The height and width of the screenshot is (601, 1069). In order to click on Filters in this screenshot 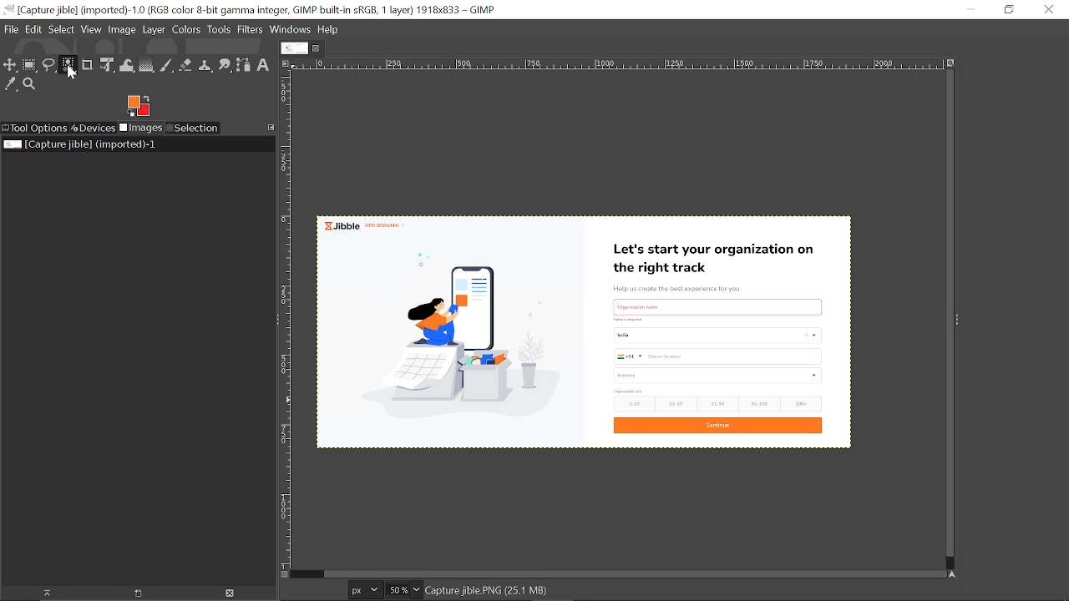, I will do `click(251, 30)`.